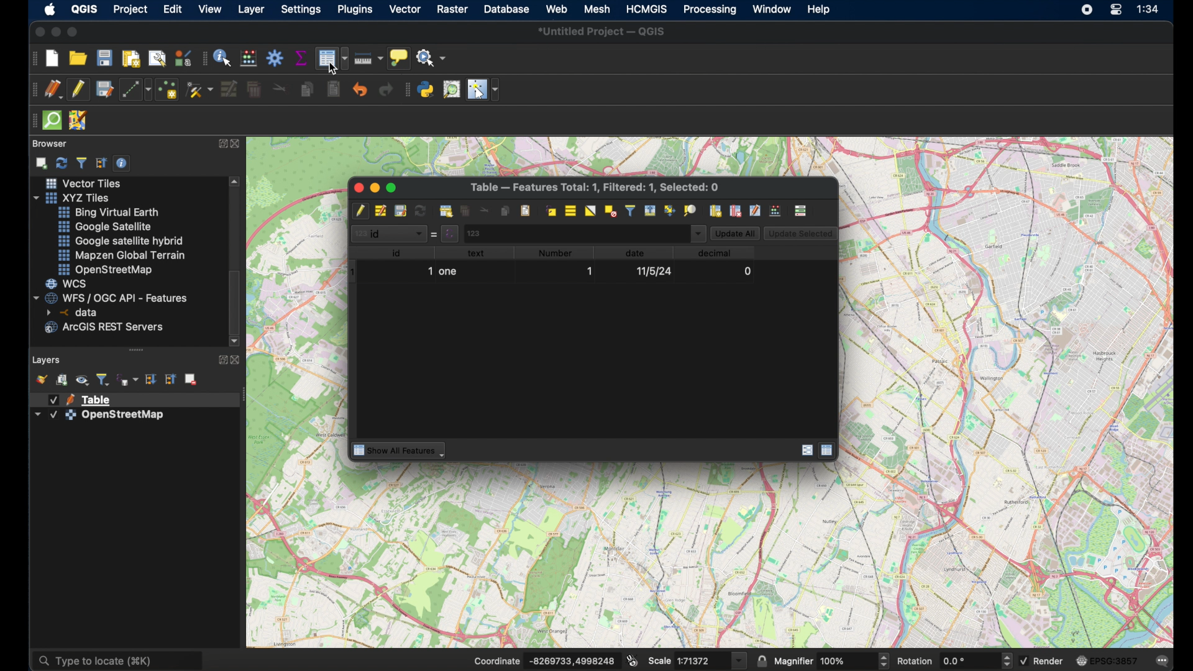 This screenshot has width=1193, height=671. I want to click on add selected layers, so click(40, 163).